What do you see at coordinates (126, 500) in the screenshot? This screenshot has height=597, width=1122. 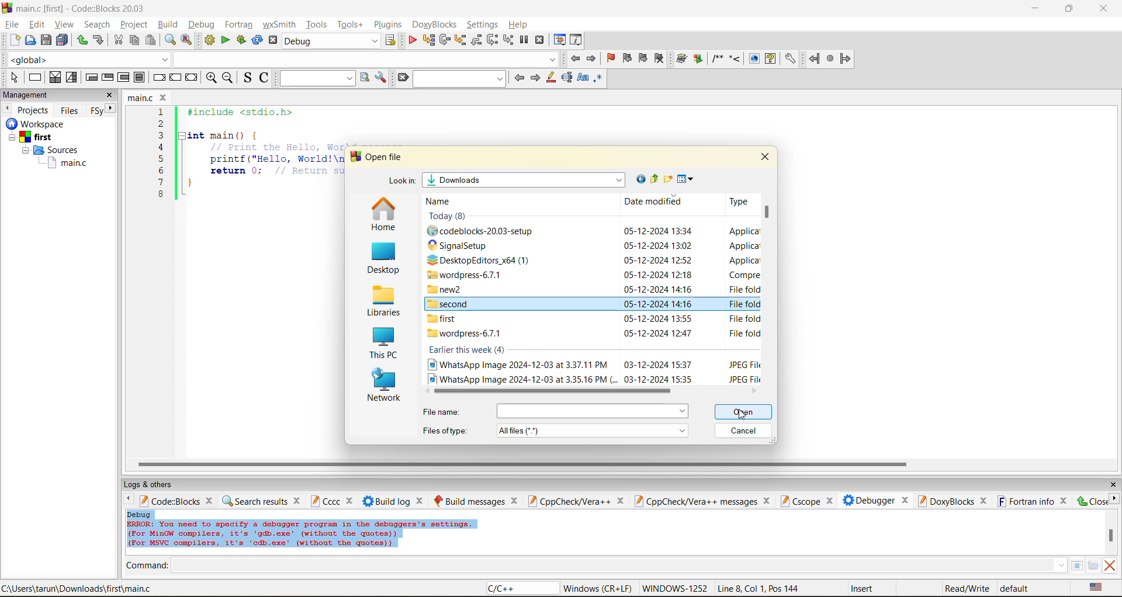 I see `previous` at bounding box center [126, 500].